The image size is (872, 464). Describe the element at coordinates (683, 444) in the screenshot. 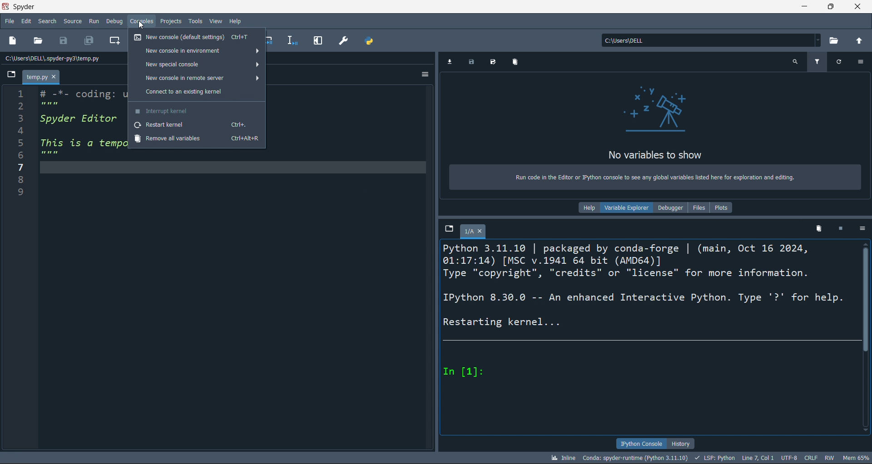

I see `history` at that location.